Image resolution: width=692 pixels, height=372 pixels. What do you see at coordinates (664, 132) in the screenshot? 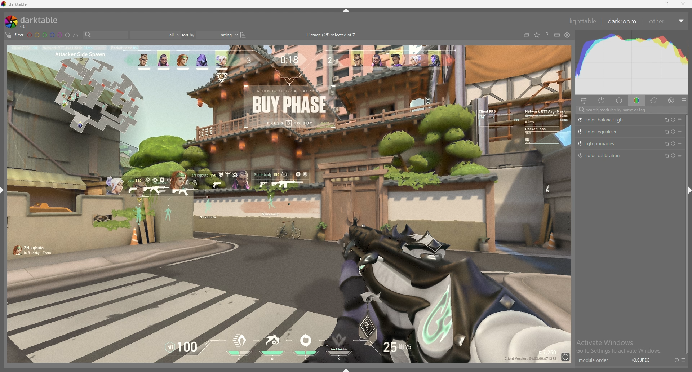
I see `multiple instance actions` at bounding box center [664, 132].